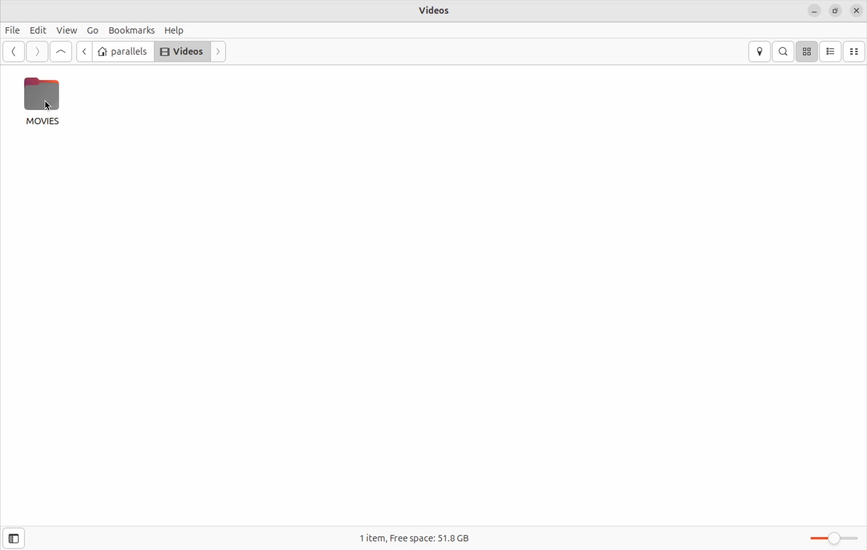 This screenshot has height=550, width=867. I want to click on Files, so click(13, 32).